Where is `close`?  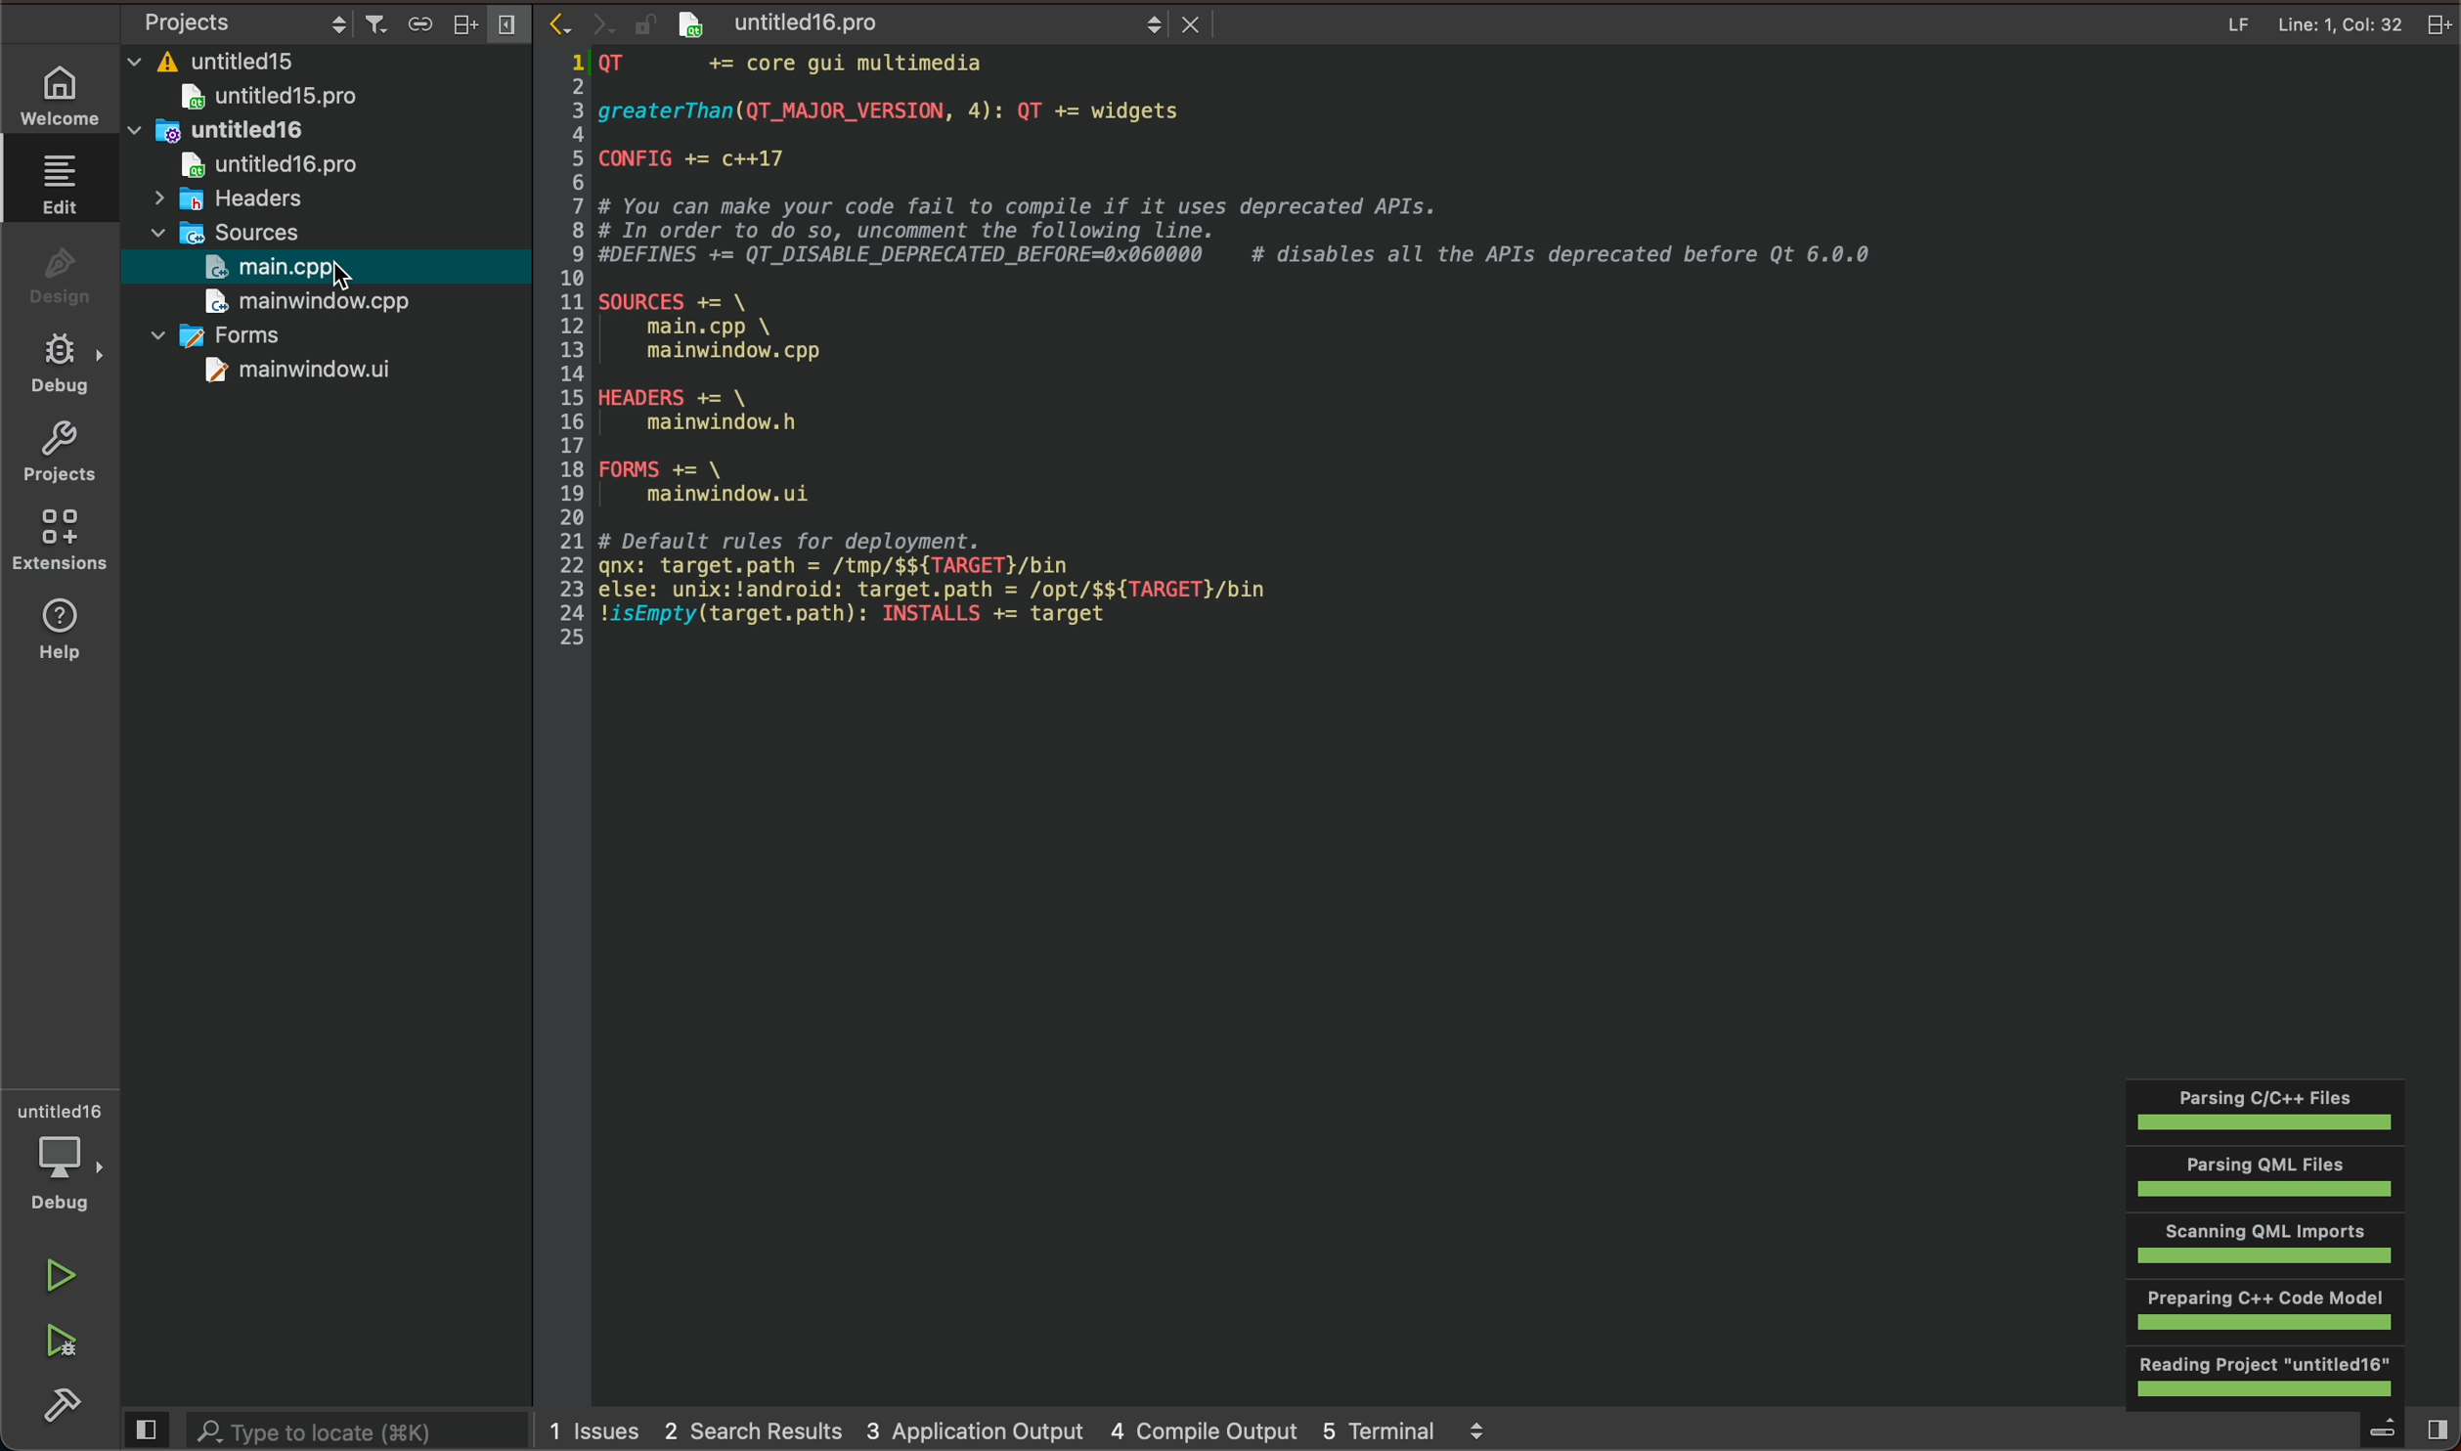
close is located at coordinates (1179, 23).